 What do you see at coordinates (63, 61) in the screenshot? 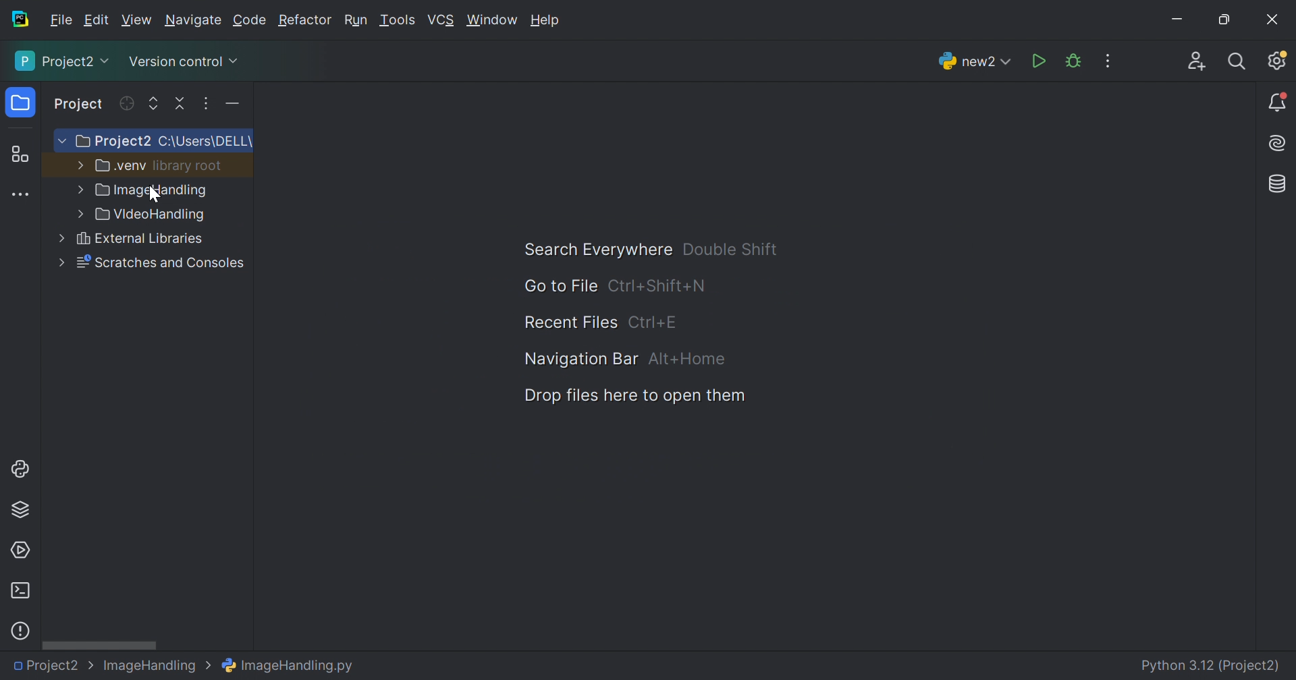
I see `Project2` at bounding box center [63, 61].